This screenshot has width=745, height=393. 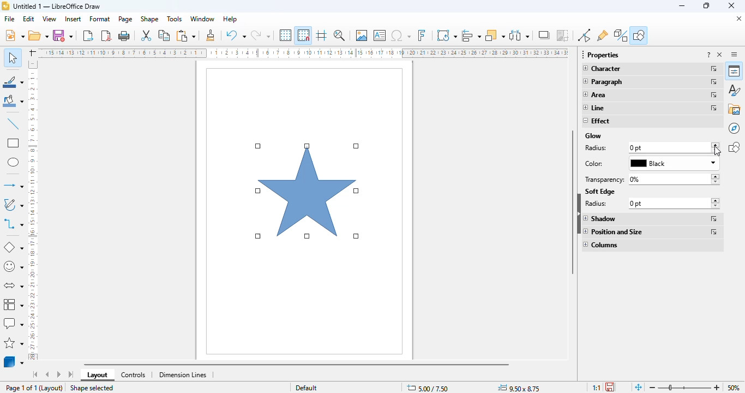 What do you see at coordinates (13, 82) in the screenshot?
I see `line color` at bounding box center [13, 82].